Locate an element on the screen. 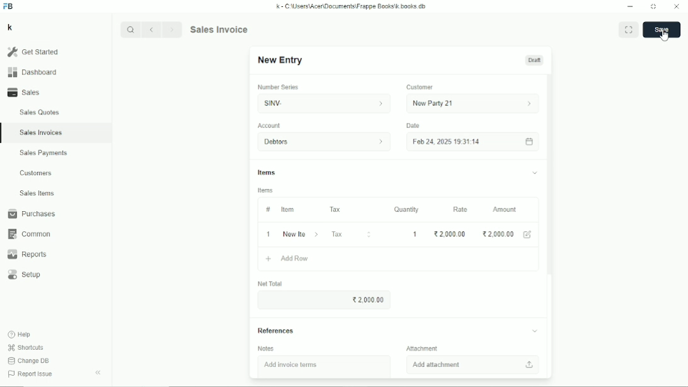  Customers is located at coordinates (37, 173).